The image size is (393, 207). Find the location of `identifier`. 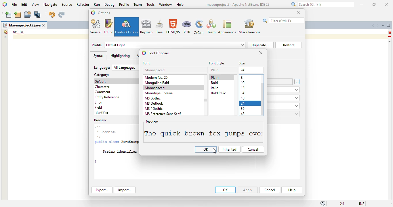

identifier is located at coordinates (102, 113).